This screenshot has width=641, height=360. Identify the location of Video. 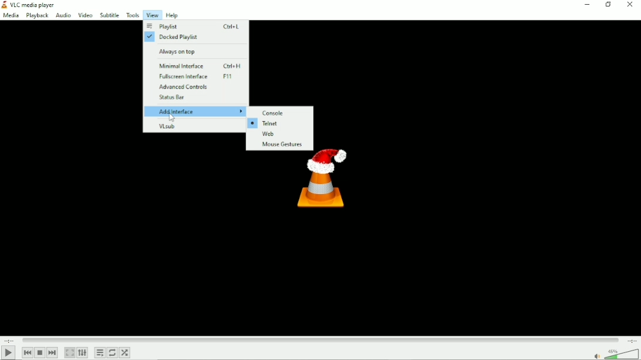
(85, 15).